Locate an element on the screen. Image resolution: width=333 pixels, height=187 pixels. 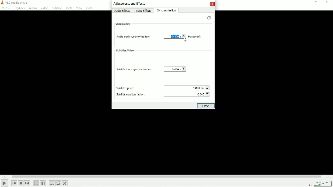
Audio is located at coordinates (32, 8).